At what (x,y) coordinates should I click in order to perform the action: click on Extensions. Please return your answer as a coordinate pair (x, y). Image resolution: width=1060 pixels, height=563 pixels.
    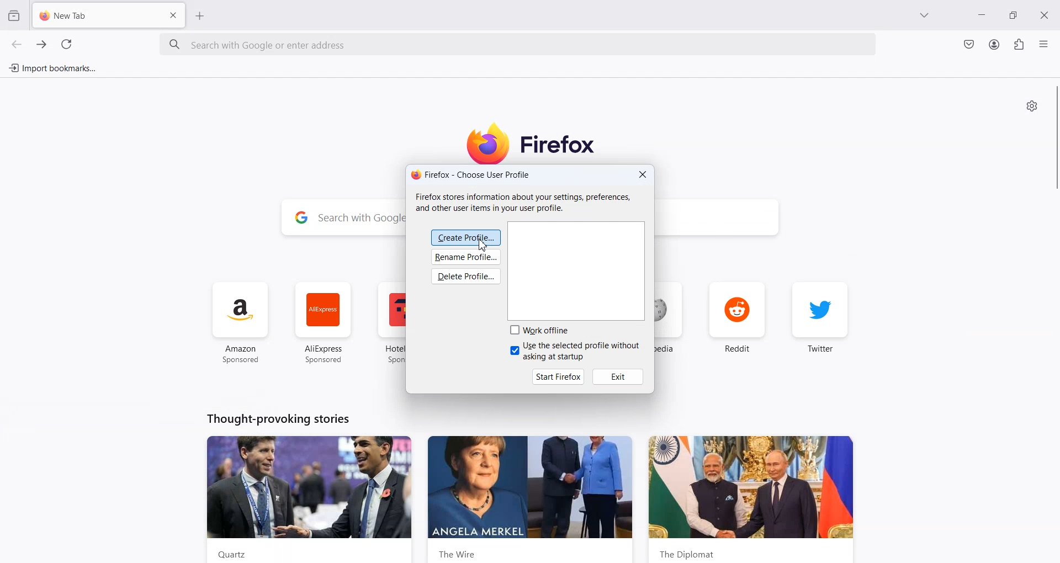
    Looking at the image, I should click on (1019, 45).